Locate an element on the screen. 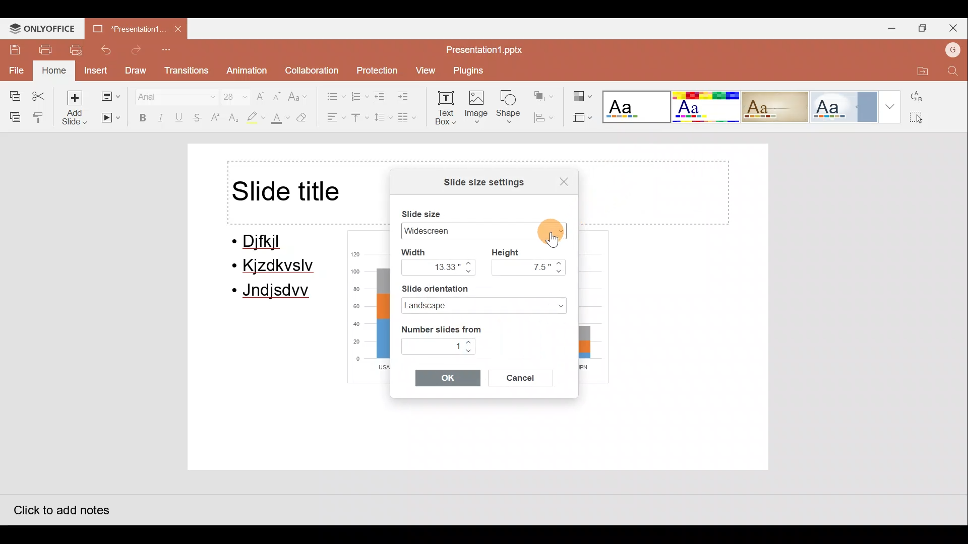  Redo is located at coordinates (137, 50).